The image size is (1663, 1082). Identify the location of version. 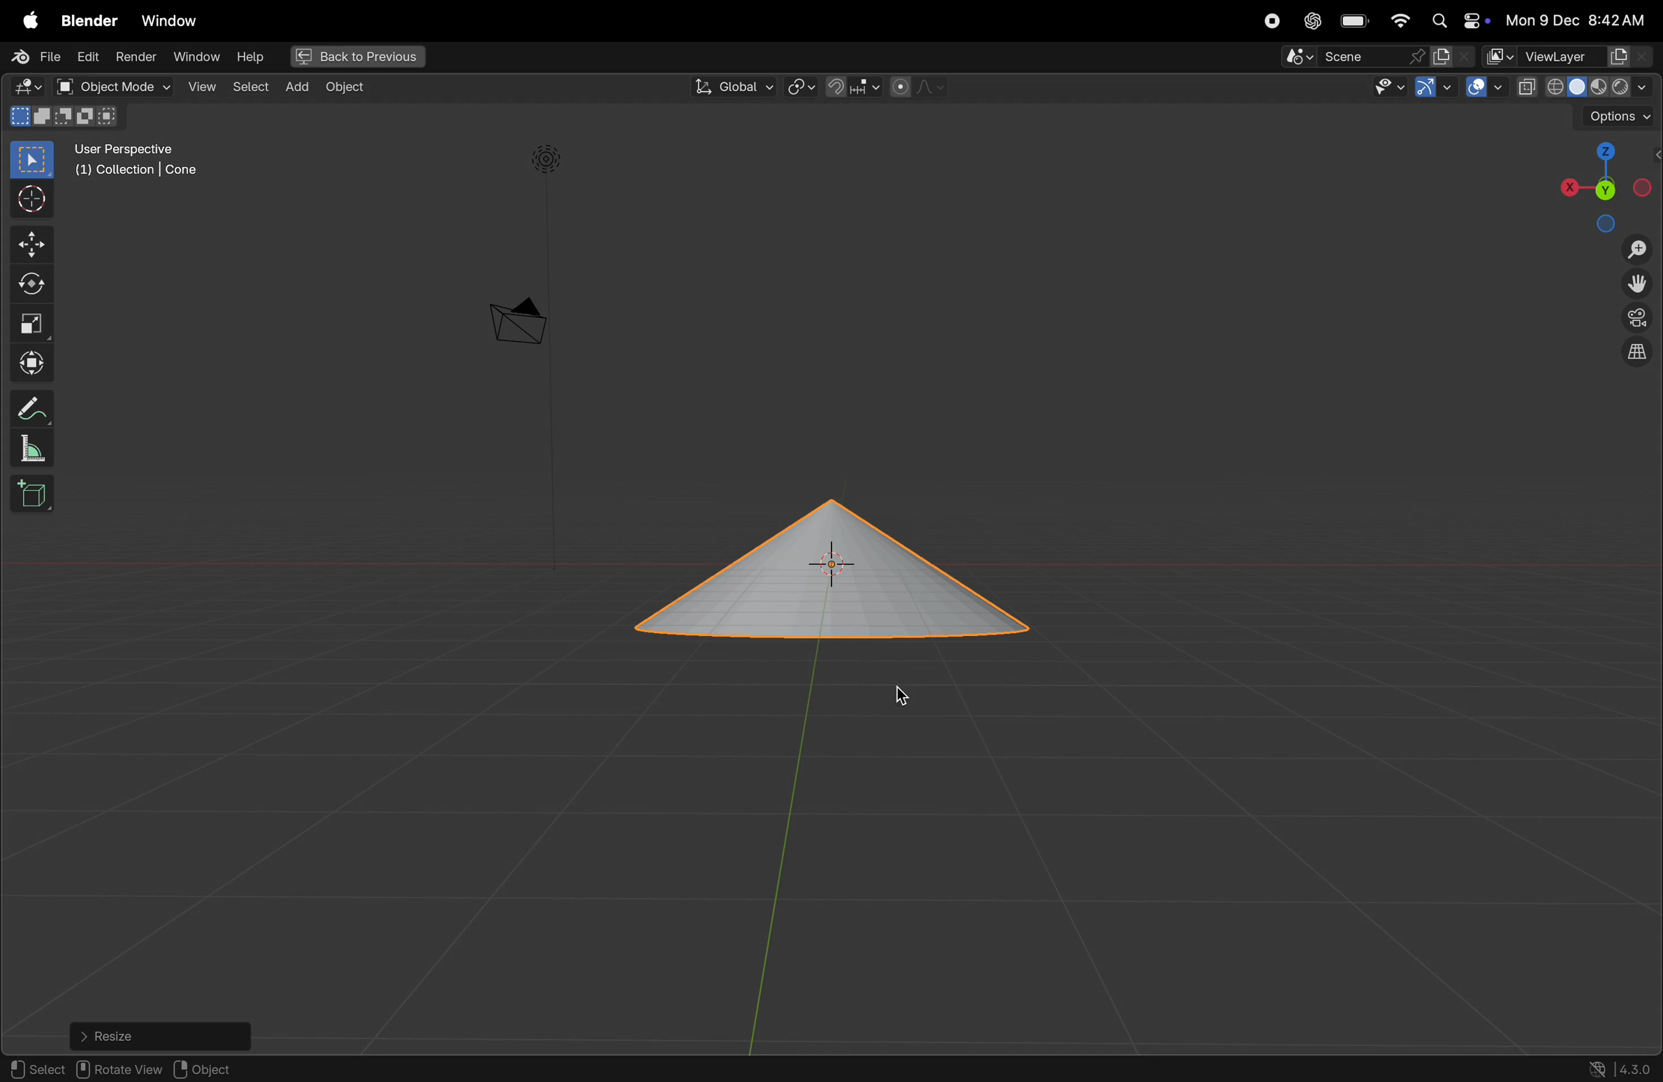
(1618, 1068).